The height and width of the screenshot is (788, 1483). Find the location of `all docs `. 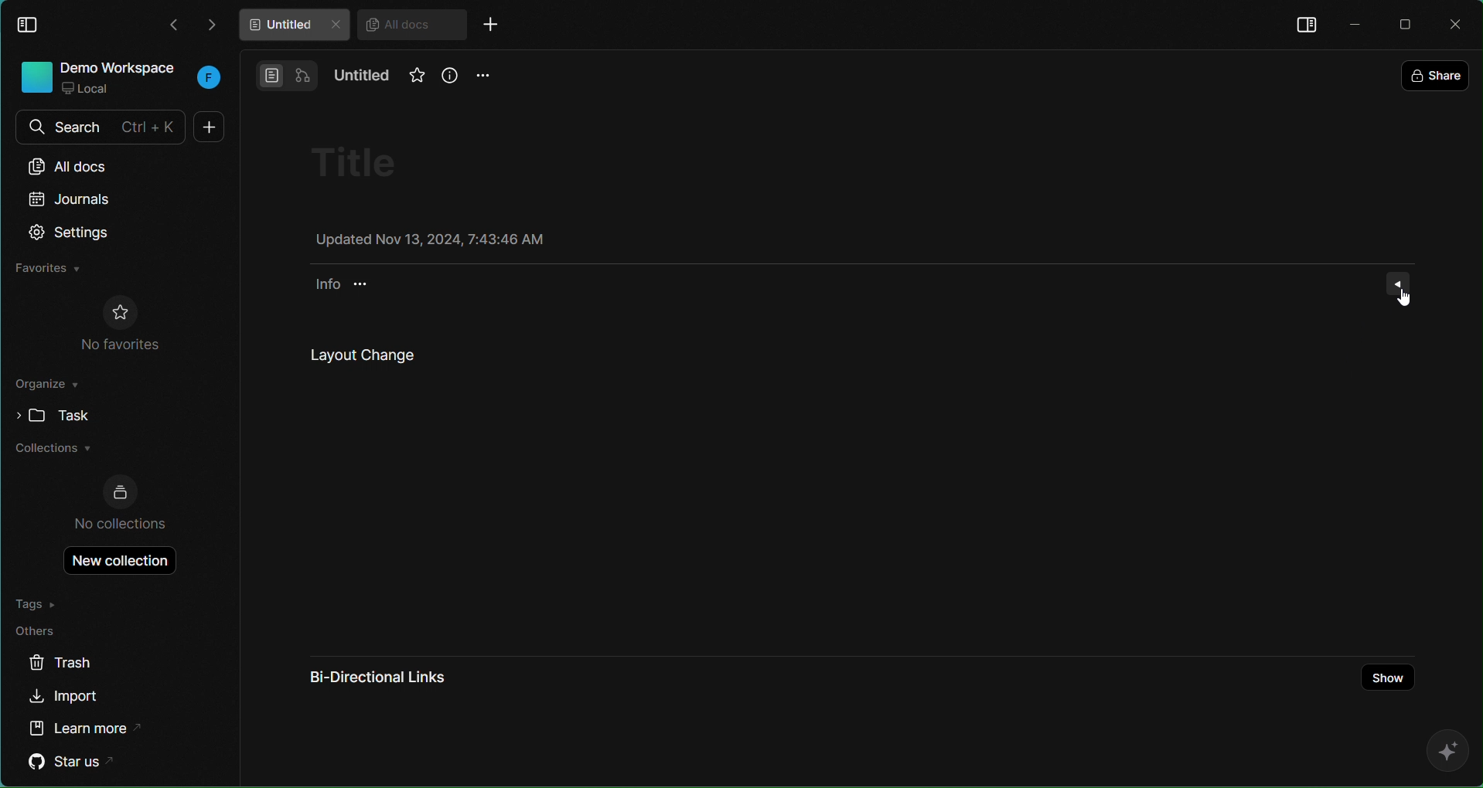

all docs  is located at coordinates (84, 165).